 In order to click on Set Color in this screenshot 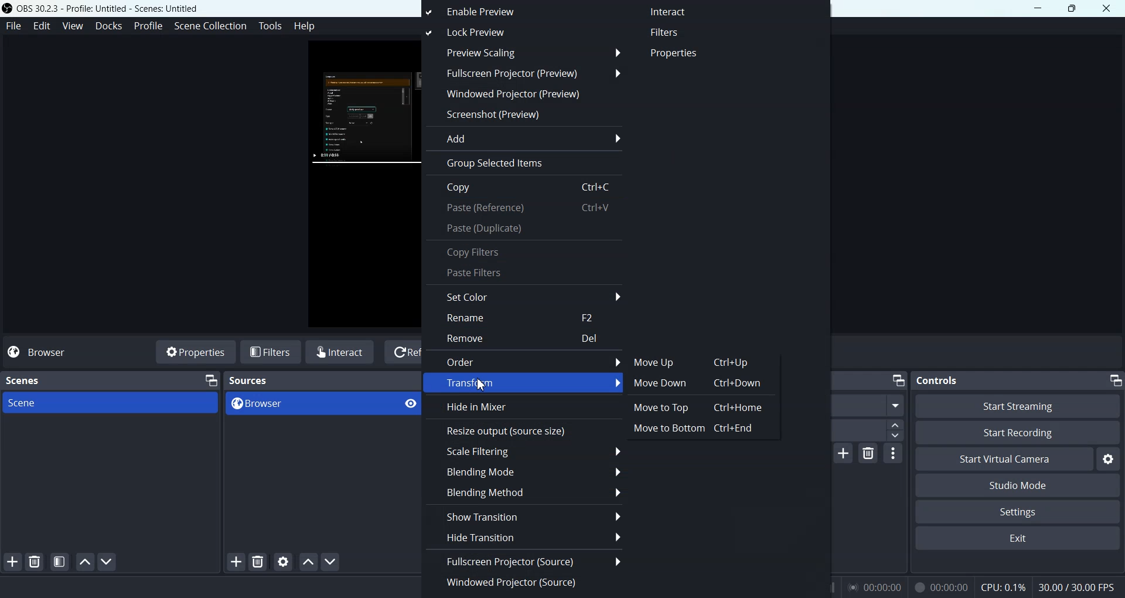, I will do `click(524, 295)`.